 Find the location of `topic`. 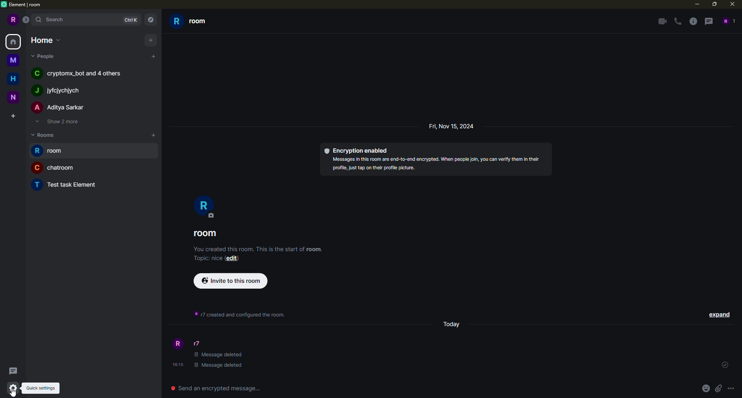

topic is located at coordinates (207, 259).